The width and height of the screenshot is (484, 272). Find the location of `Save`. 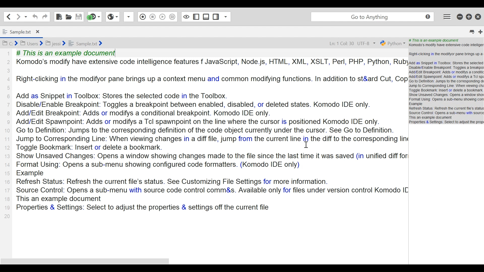

Save is located at coordinates (78, 16).